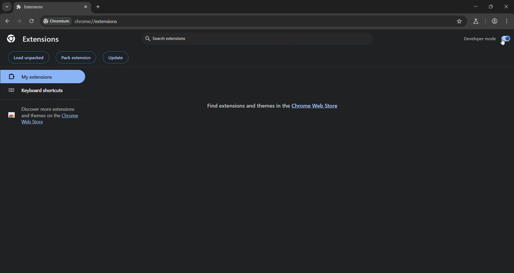  Describe the element at coordinates (492, 6) in the screenshot. I see `close` at that location.